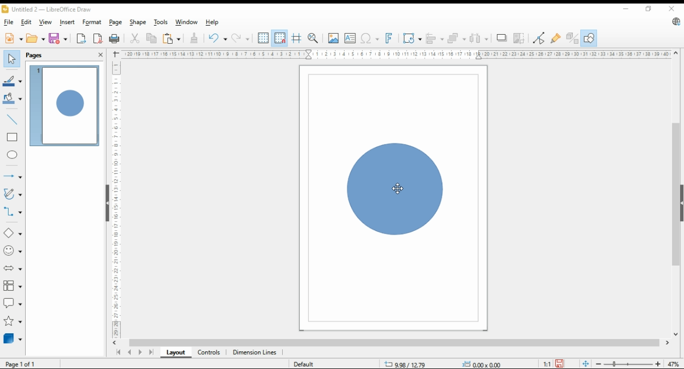 The height and width of the screenshot is (369, 684). What do you see at coordinates (12, 232) in the screenshot?
I see `simple shapes` at bounding box center [12, 232].